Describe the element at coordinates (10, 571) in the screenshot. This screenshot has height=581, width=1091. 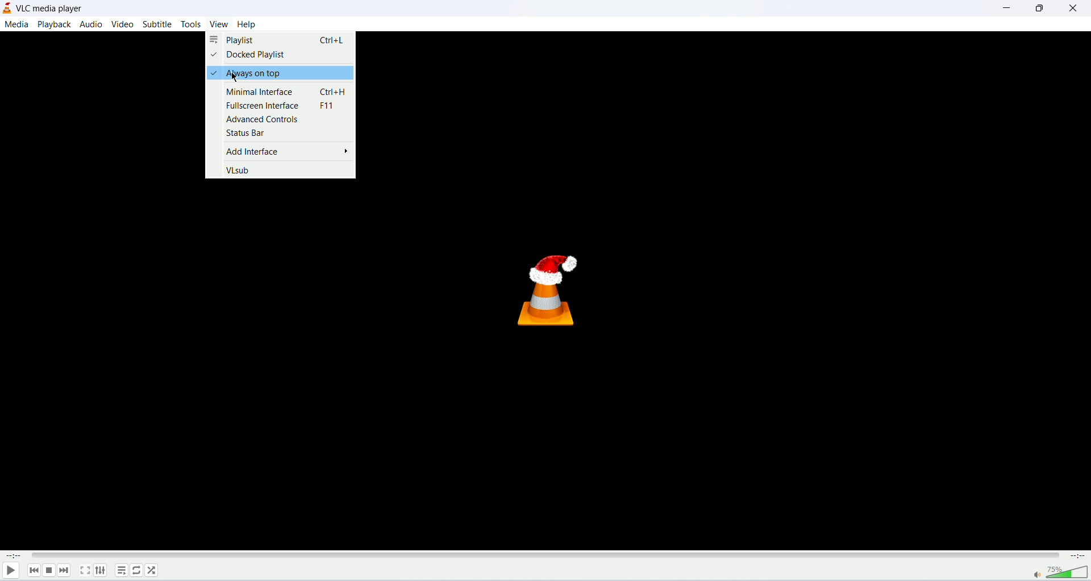
I see `play/pause` at that location.